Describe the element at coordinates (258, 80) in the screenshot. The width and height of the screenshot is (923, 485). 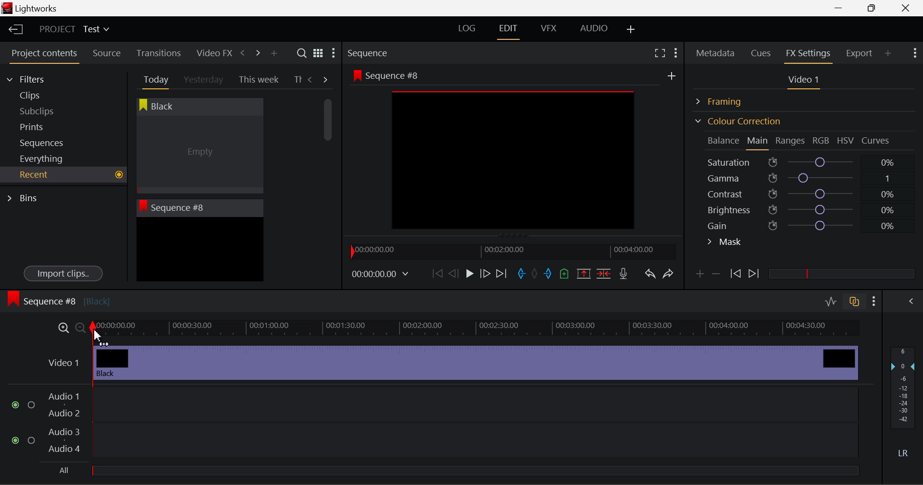
I see `This week Tab` at that location.